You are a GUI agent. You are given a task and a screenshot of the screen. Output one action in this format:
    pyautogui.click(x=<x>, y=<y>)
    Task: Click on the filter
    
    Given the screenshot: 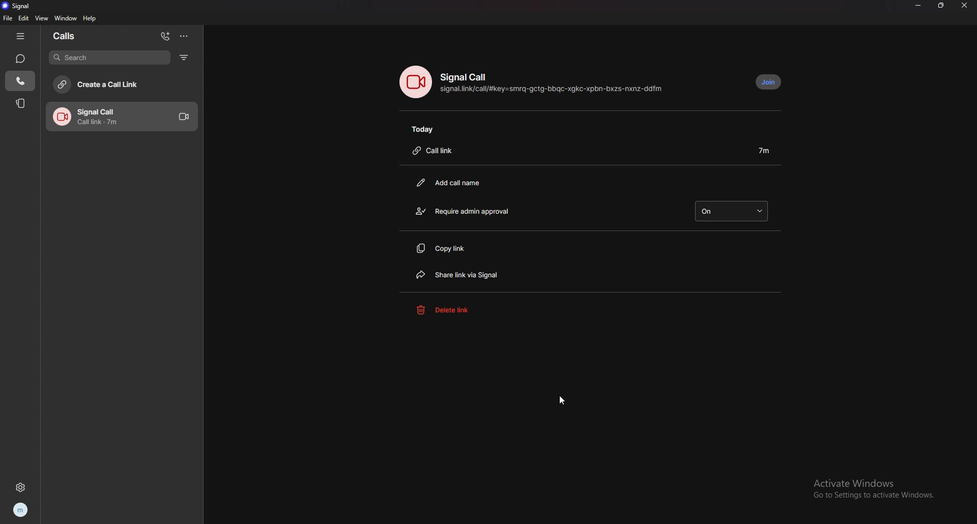 What is the action you would take?
    pyautogui.click(x=184, y=57)
    